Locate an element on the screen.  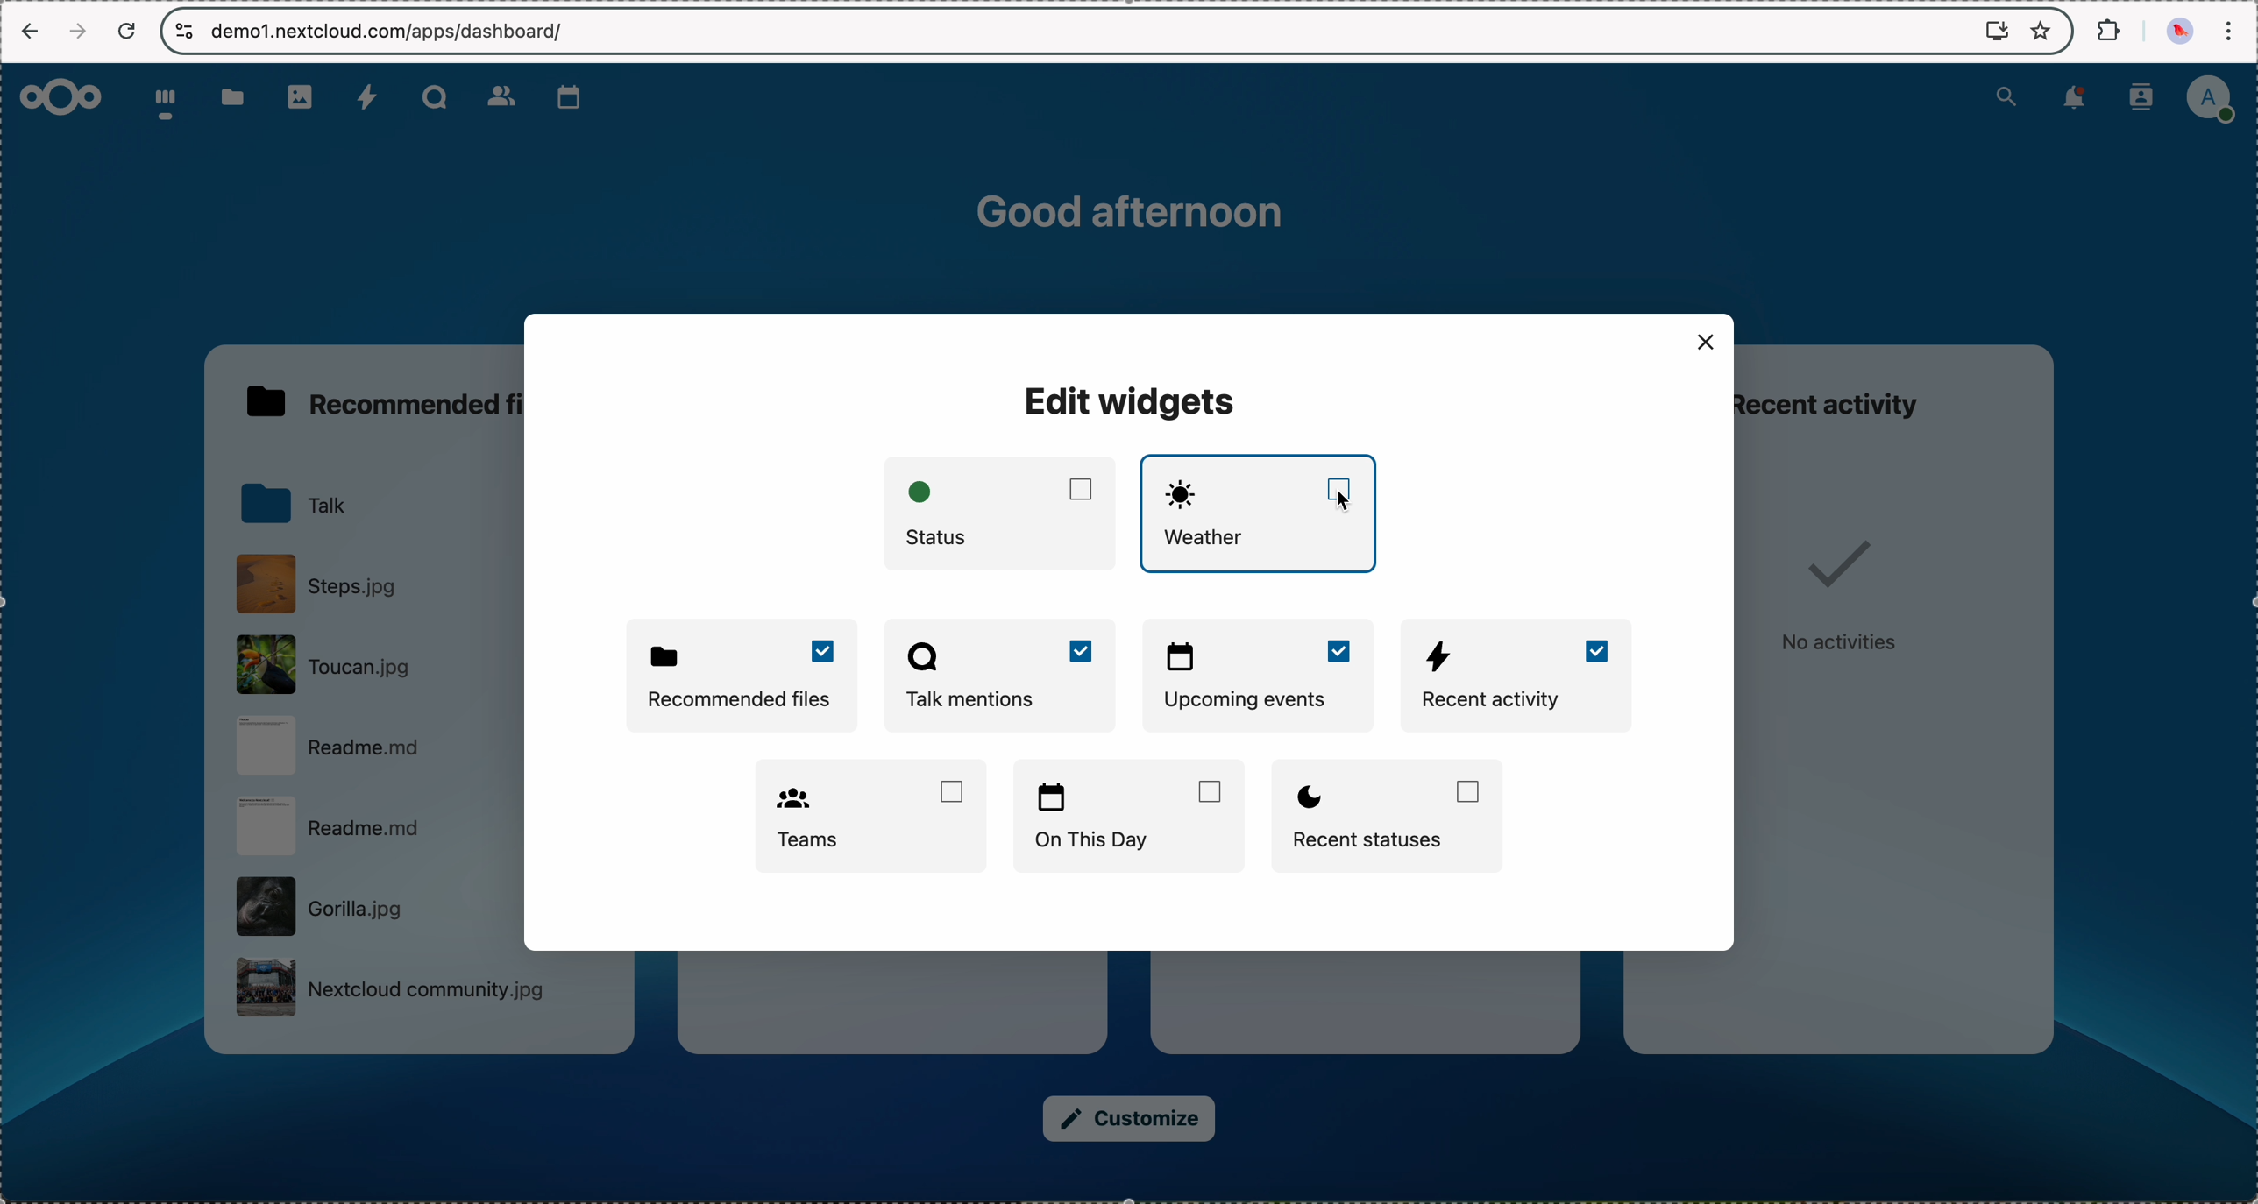
file is located at coordinates (371, 908).